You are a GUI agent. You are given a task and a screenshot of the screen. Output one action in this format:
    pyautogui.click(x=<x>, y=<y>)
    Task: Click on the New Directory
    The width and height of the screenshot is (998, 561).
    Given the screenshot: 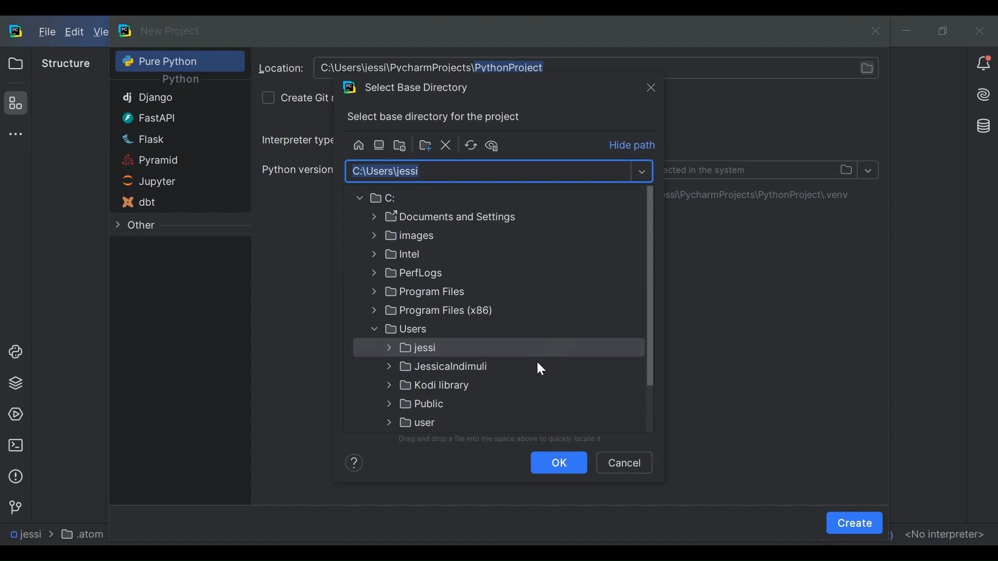 What is the action you would take?
    pyautogui.click(x=424, y=145)
    